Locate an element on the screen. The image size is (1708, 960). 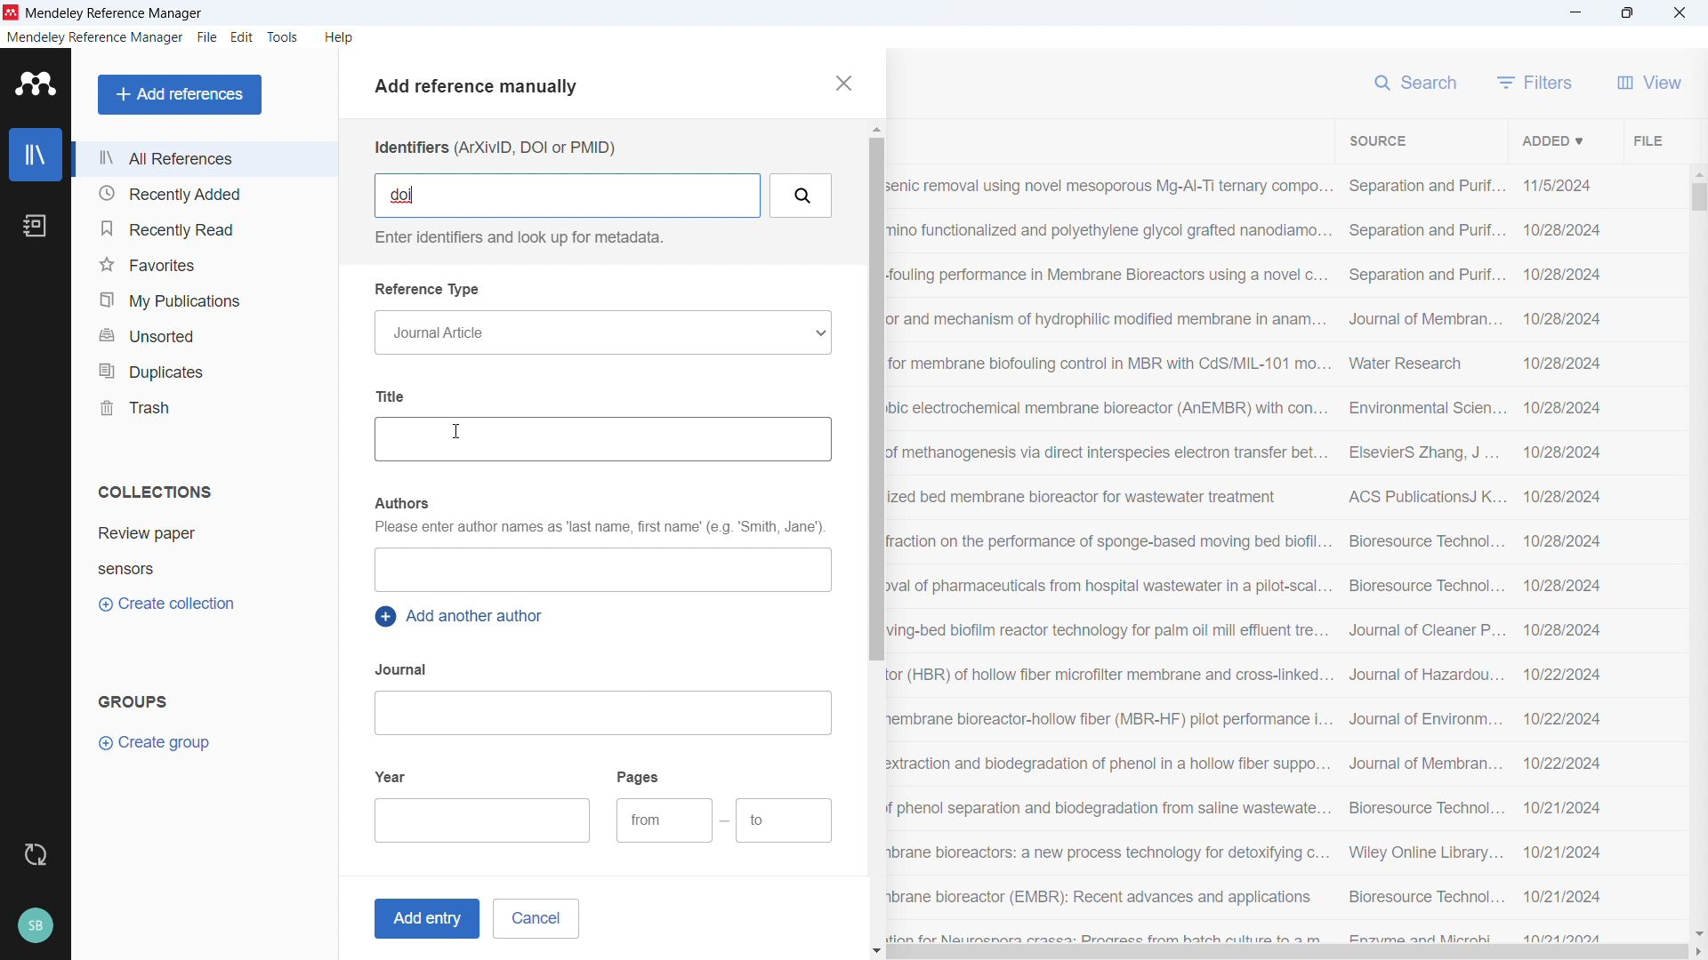
Source of individual entries  is located at coordinates (1424, 557).